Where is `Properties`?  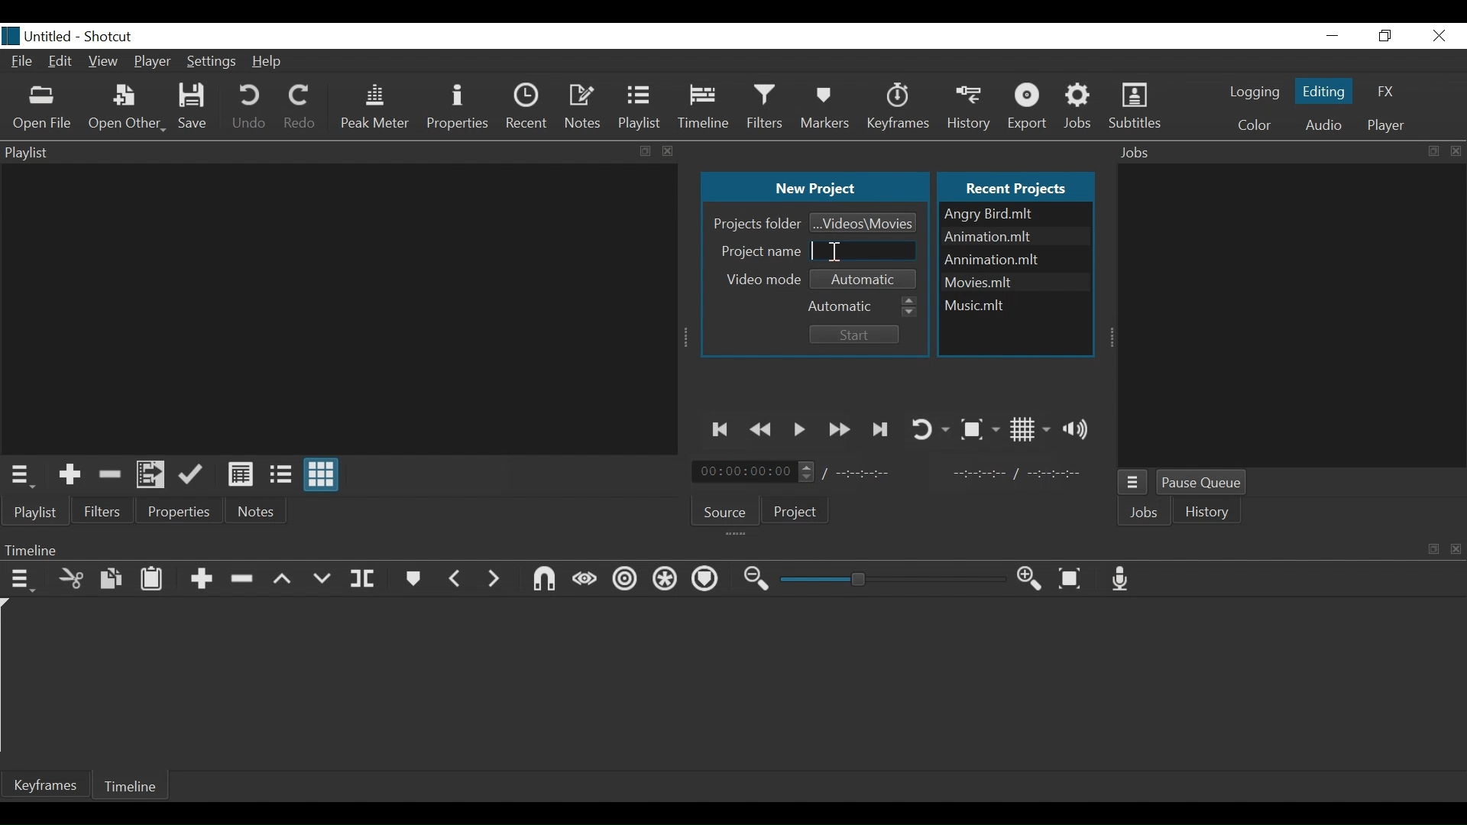 Properties is located at coordinates (457, 107).